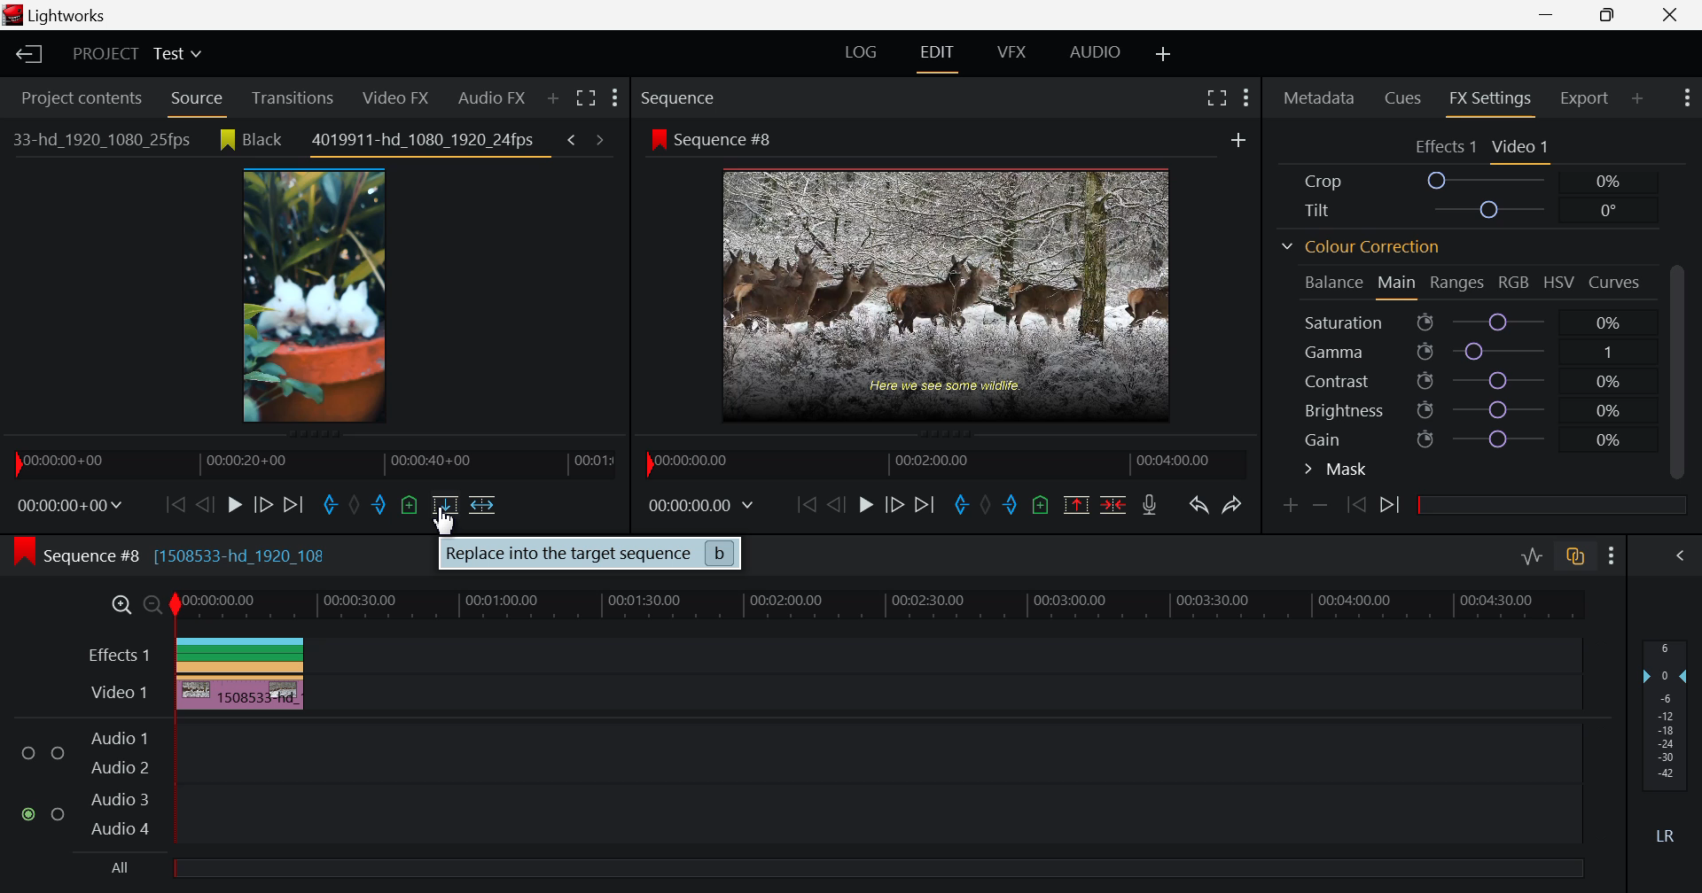 The height and width of the screenshot is (893, 1702). What do you see at coordinates (26, 52) in the screenshot?
I see `Back to Homepage` at bounding box center [26, 52].